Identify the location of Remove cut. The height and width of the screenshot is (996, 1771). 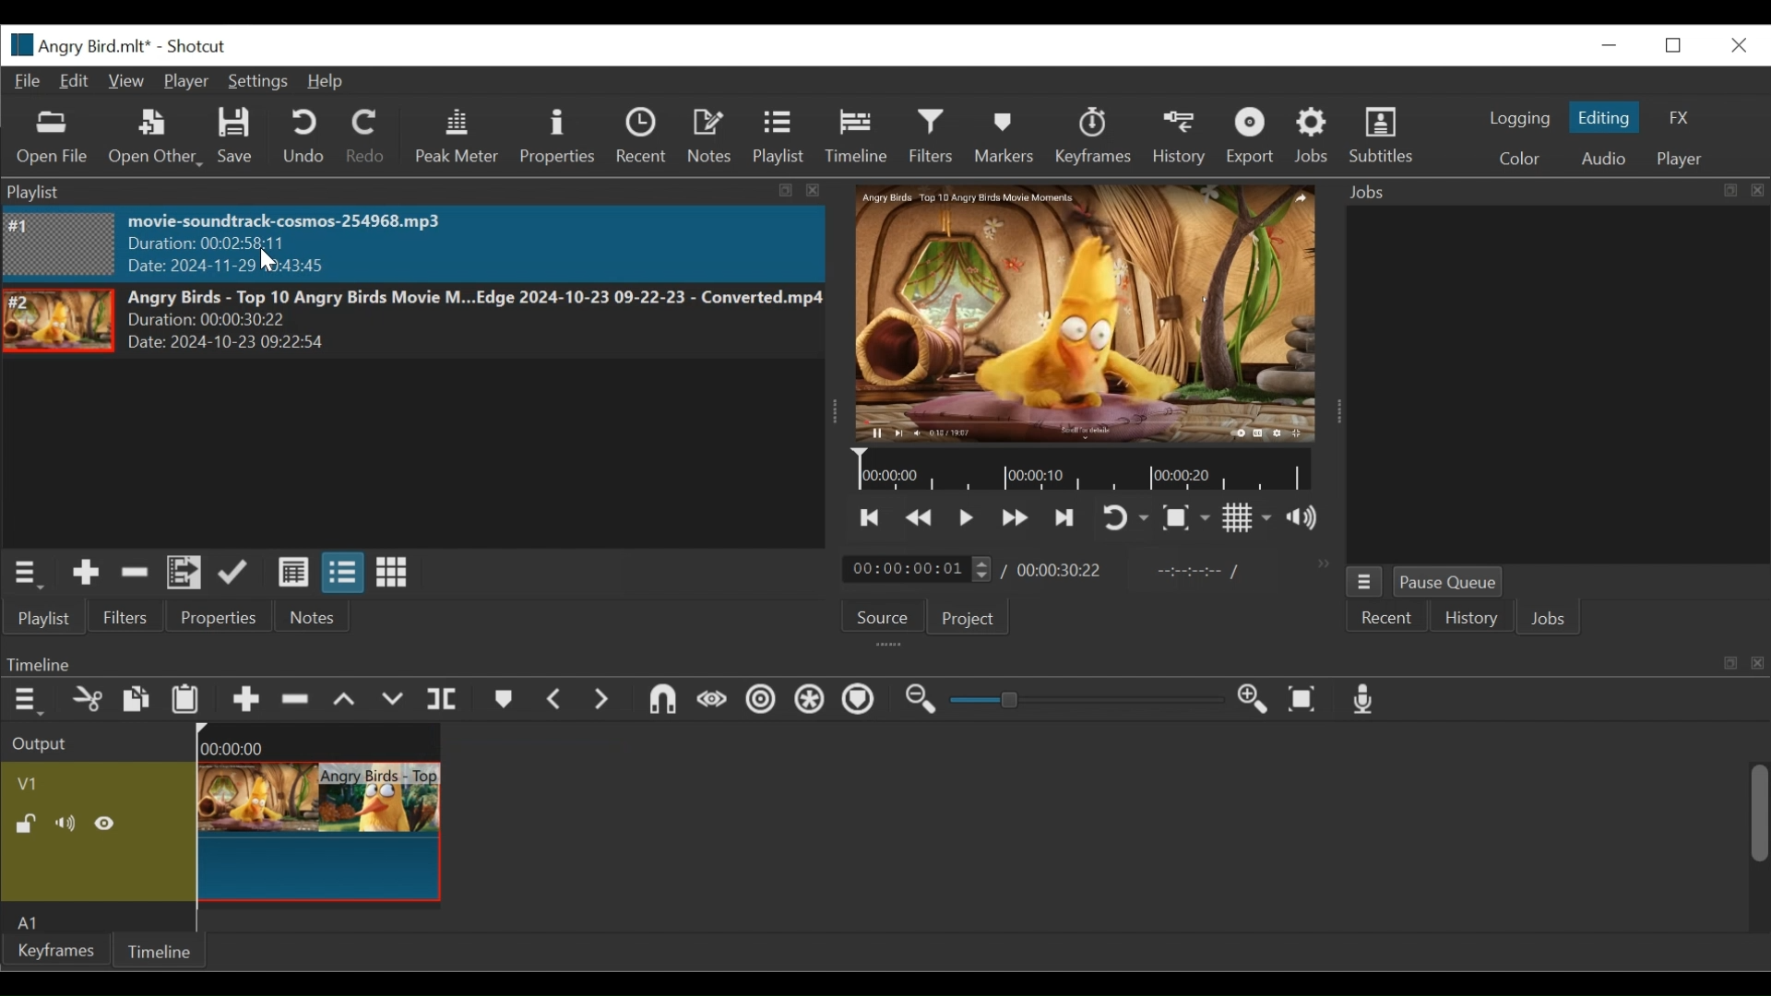
(135, 575).